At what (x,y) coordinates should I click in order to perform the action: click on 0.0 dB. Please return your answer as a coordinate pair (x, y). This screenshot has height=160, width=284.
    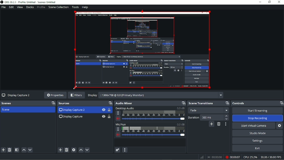
    Looking at the image, I should click on (180, 124).